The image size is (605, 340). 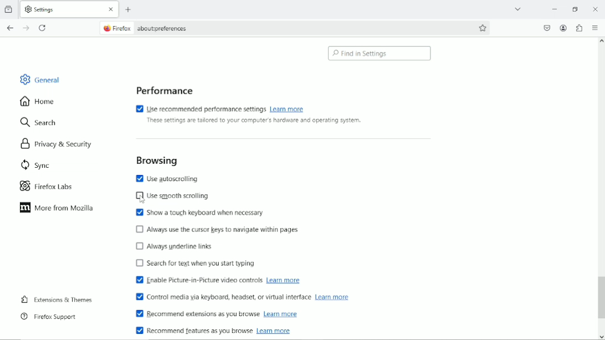 What do you see at coordinates (332, 297) in the screenshot?
I see `Learn more` at bounding box center [332, 297].